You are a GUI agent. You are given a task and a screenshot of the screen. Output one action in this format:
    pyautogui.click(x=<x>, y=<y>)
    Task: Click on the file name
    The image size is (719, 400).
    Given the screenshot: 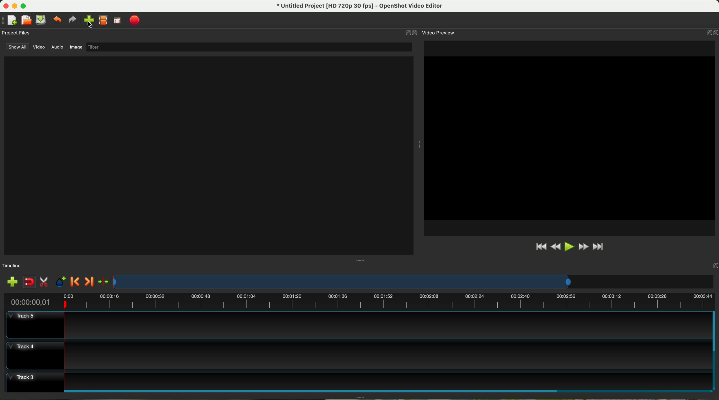 What is the action you would take?
    pyautogui.click(x=360, y=6)
    